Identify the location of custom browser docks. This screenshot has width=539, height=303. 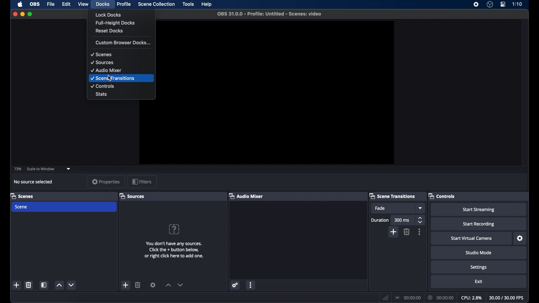
(123, 42).